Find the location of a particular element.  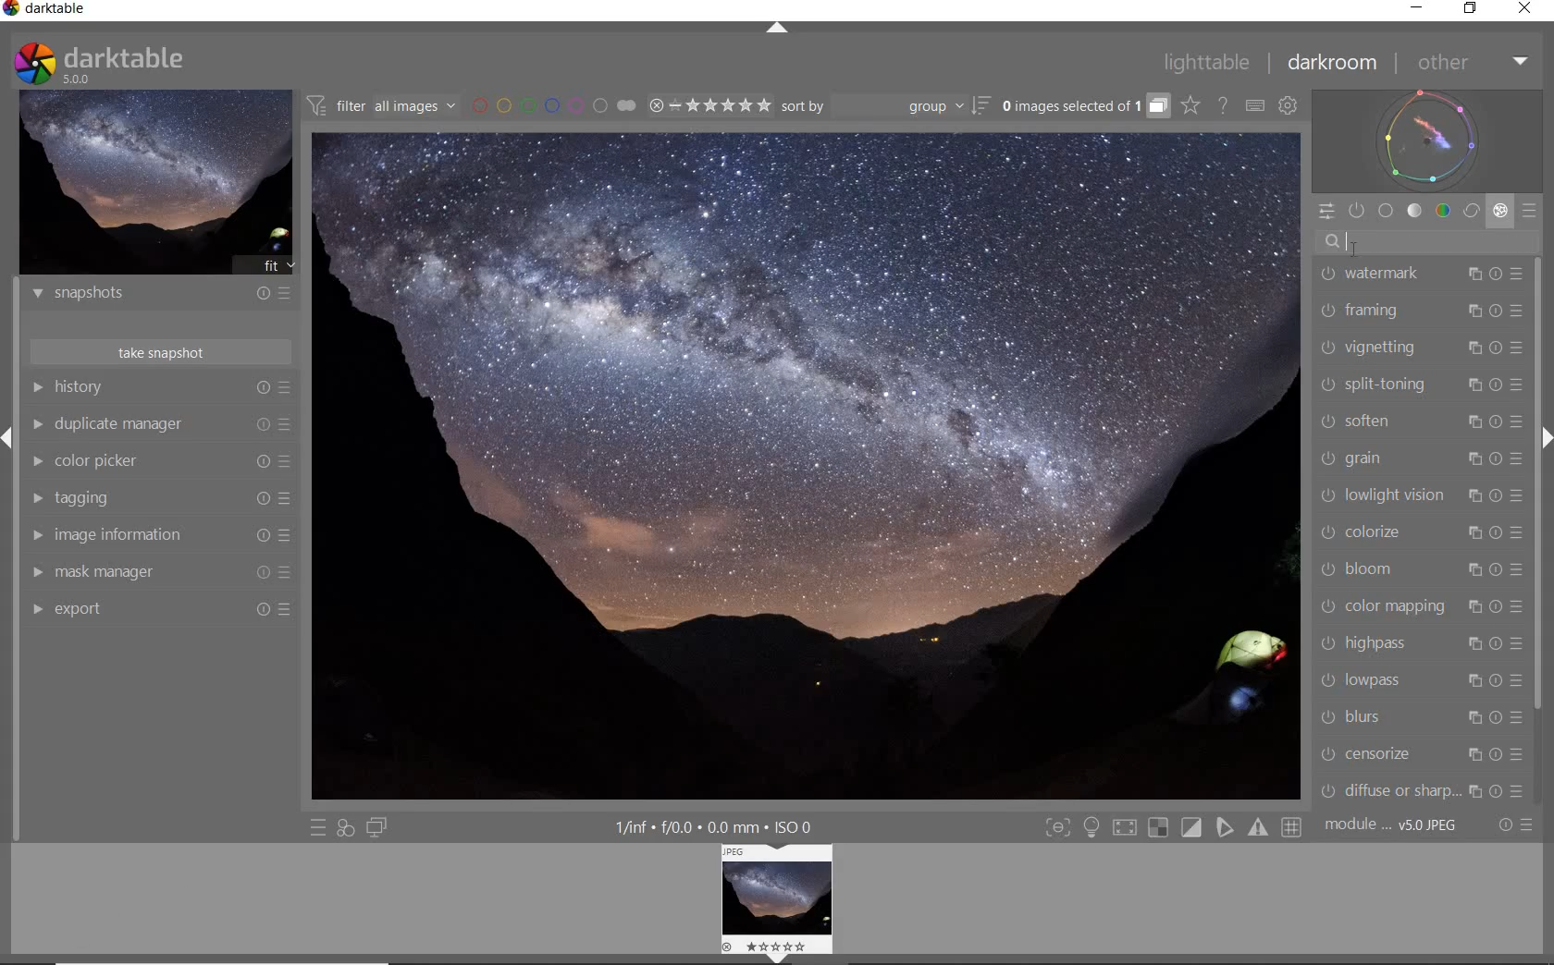

presets is located at coordinates (1517, 383).